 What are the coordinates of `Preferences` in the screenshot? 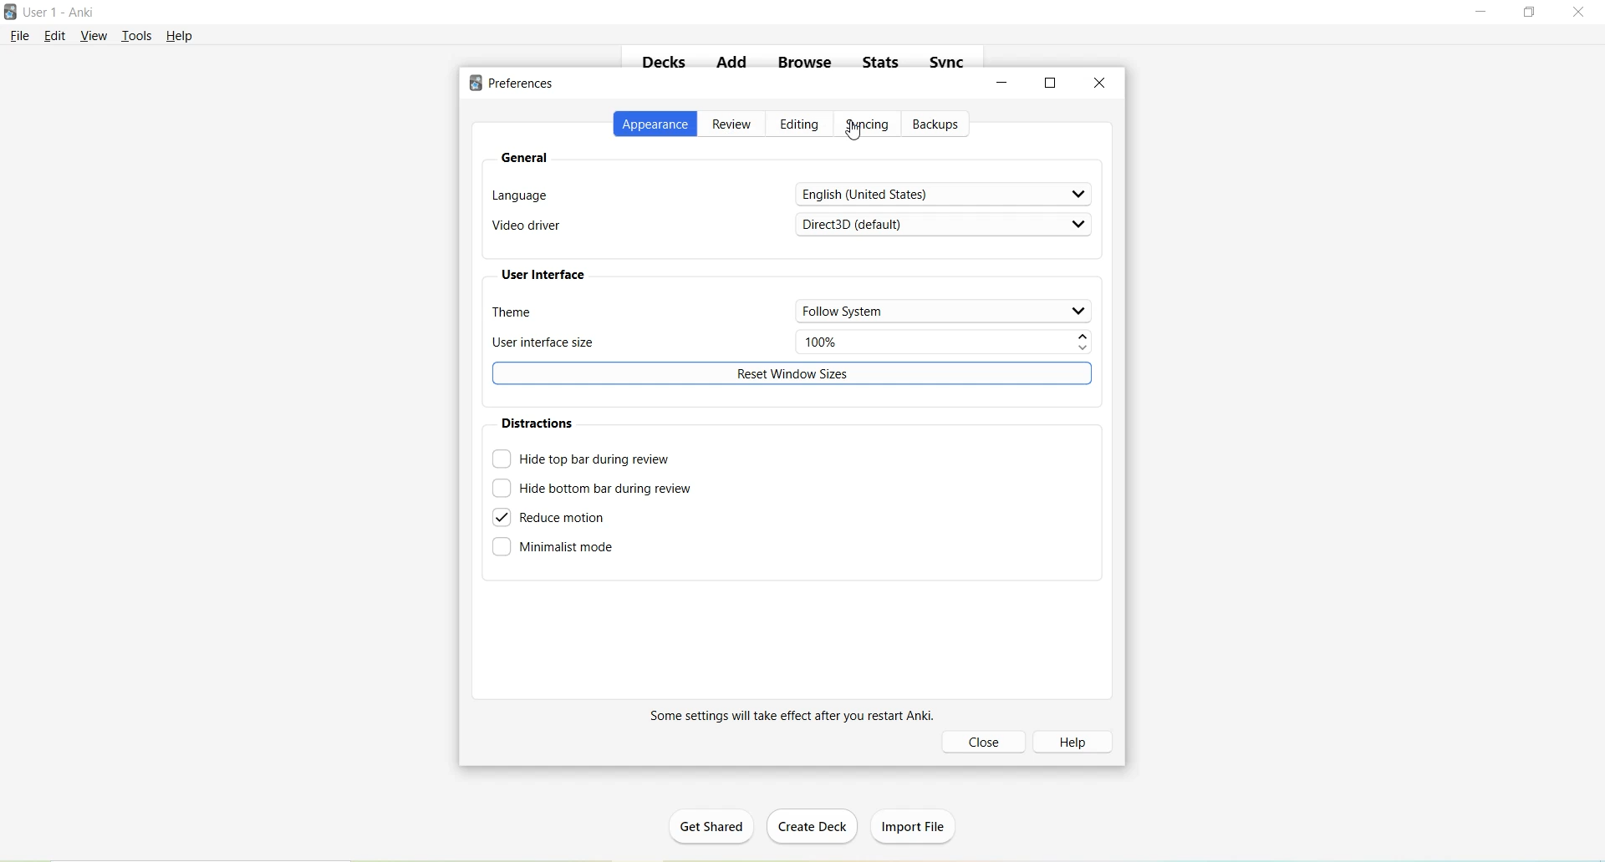 It's located at (517, 84).